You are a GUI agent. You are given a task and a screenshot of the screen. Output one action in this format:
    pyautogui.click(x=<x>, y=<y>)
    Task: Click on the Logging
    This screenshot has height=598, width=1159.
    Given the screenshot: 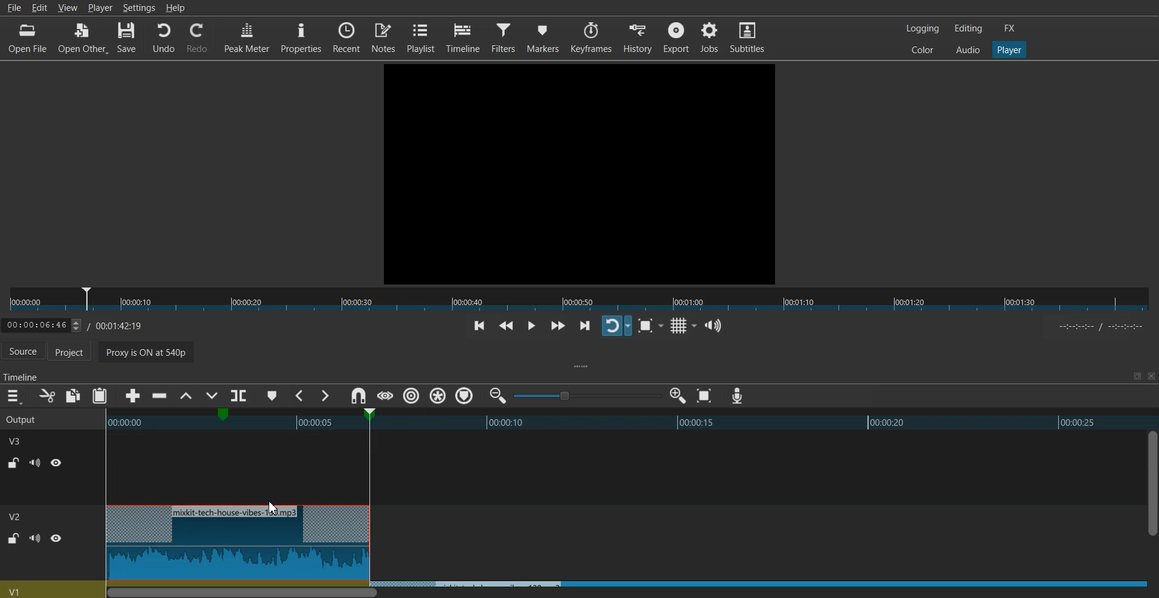 What is the action you would take?
    pyautogui.click(x=923, y=28)
    